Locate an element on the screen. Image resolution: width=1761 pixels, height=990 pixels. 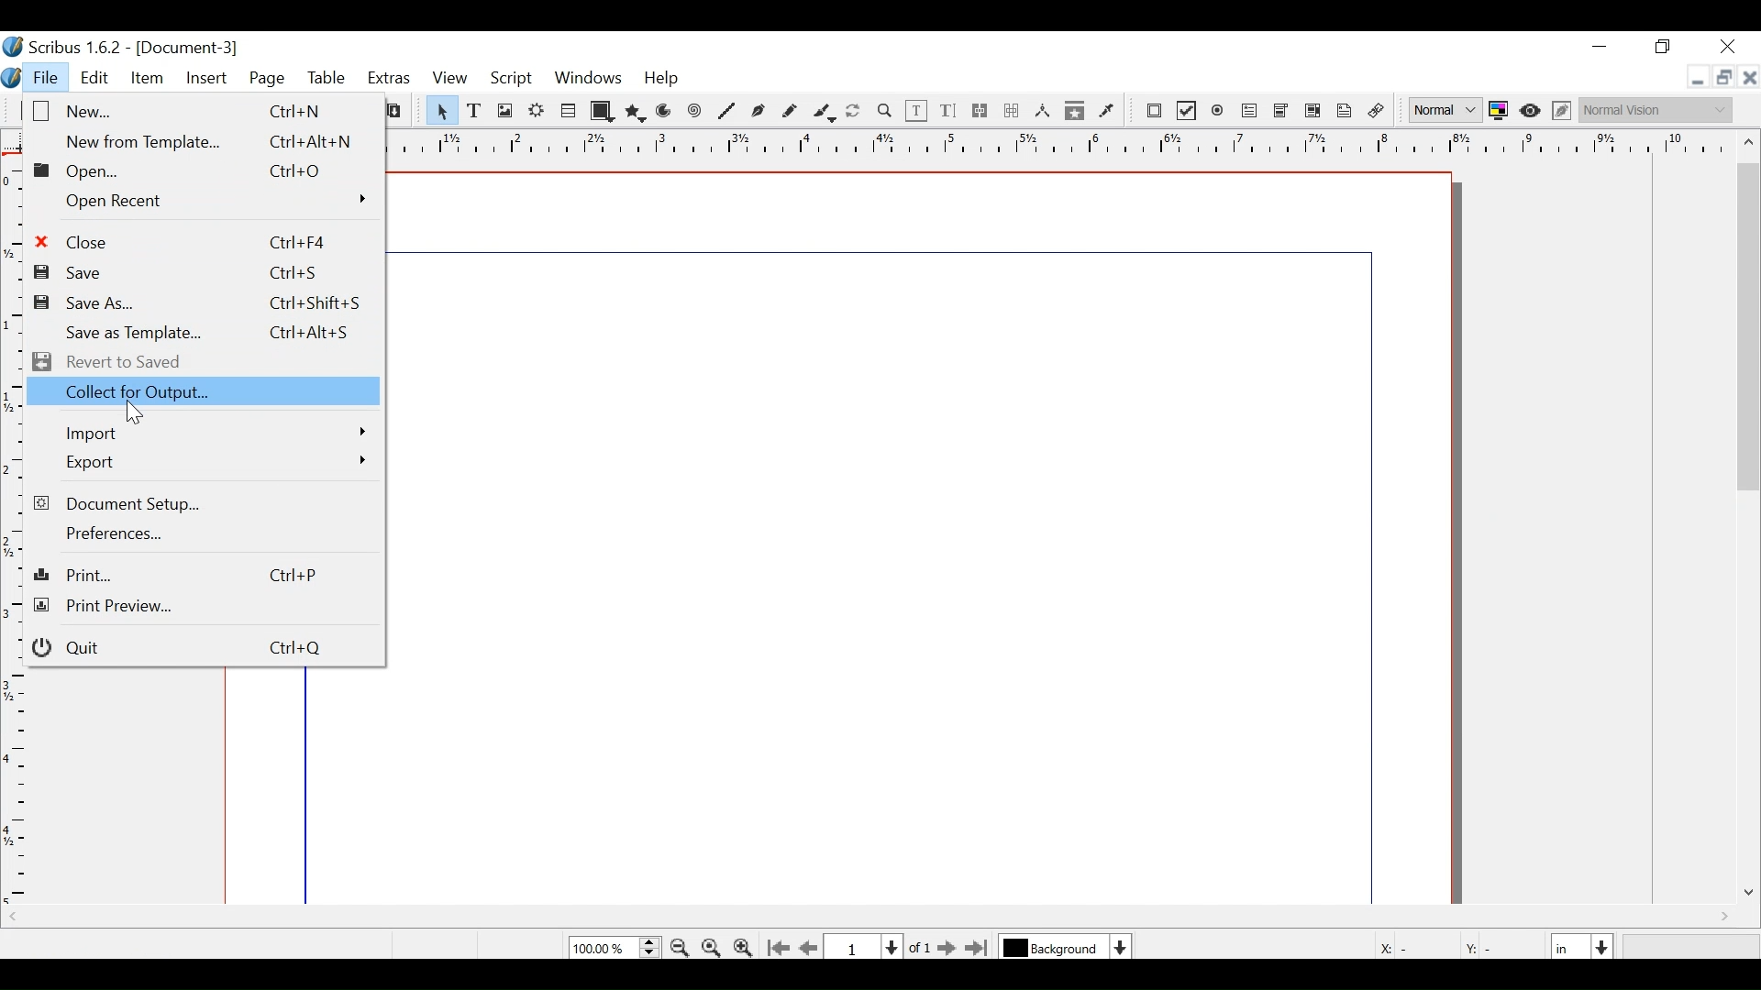
Save is located at coordinates (179, 272).